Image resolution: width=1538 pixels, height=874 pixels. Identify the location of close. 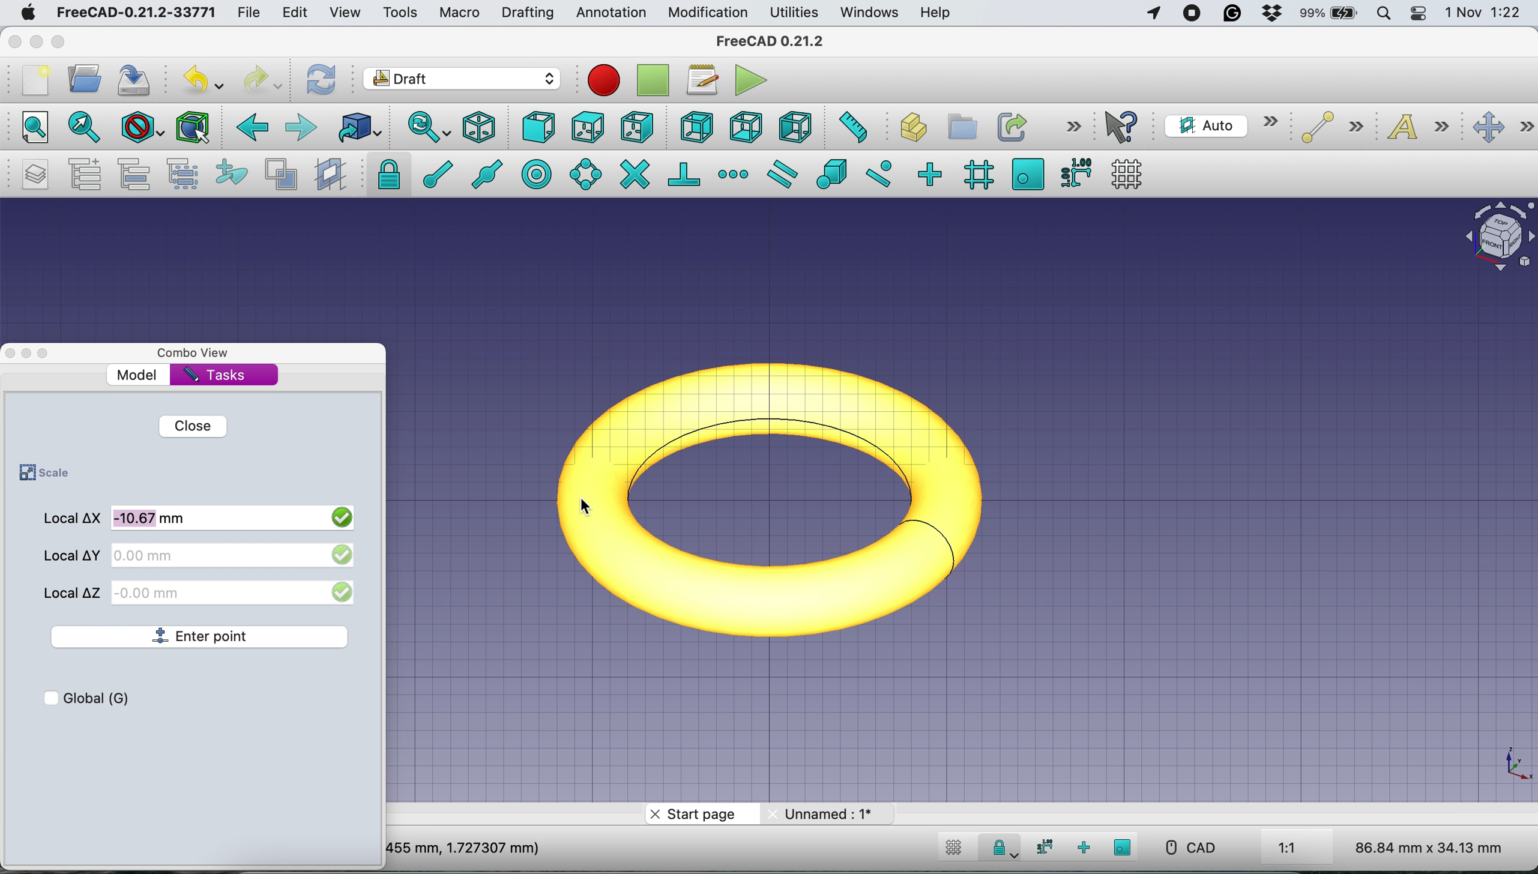
(13, 41).